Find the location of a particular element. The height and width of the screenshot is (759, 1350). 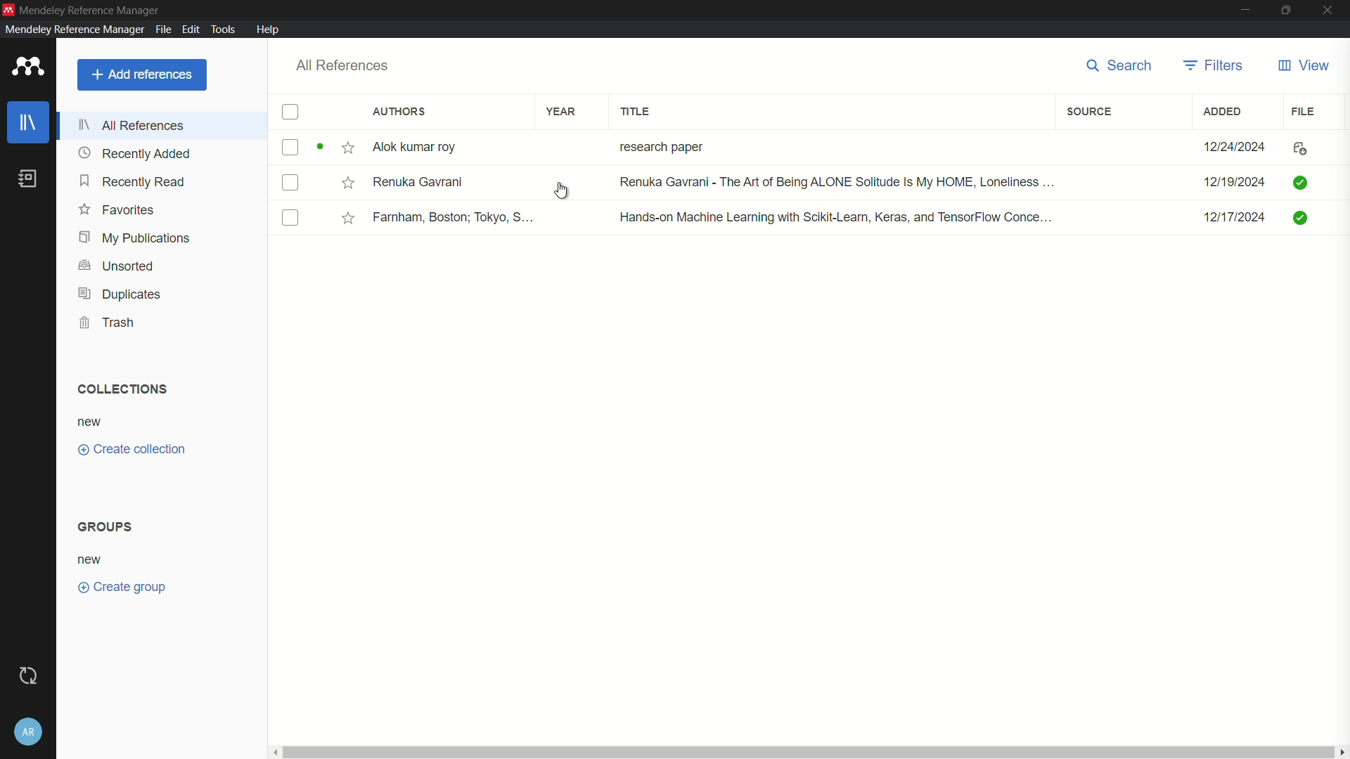

file menu is located at coordinates (161, 30).